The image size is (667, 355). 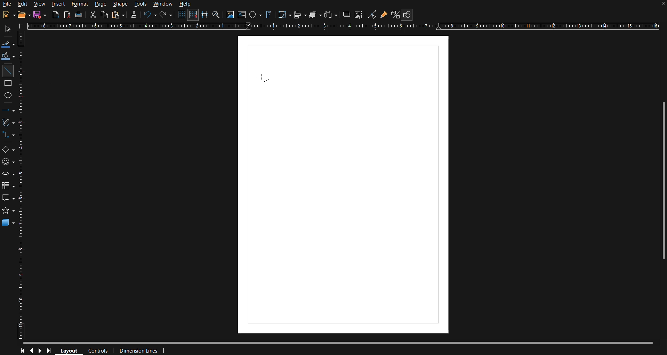 What do you see at coordinates (316, 15) in the screenshot?
I see `Arrange` at bounding box center [316, 15].